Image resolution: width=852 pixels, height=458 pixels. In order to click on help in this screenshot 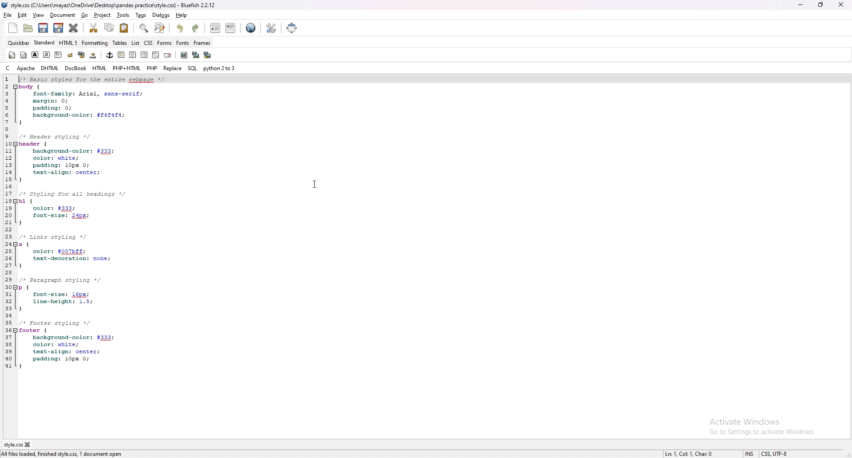, I will do `click(182, 16)`.